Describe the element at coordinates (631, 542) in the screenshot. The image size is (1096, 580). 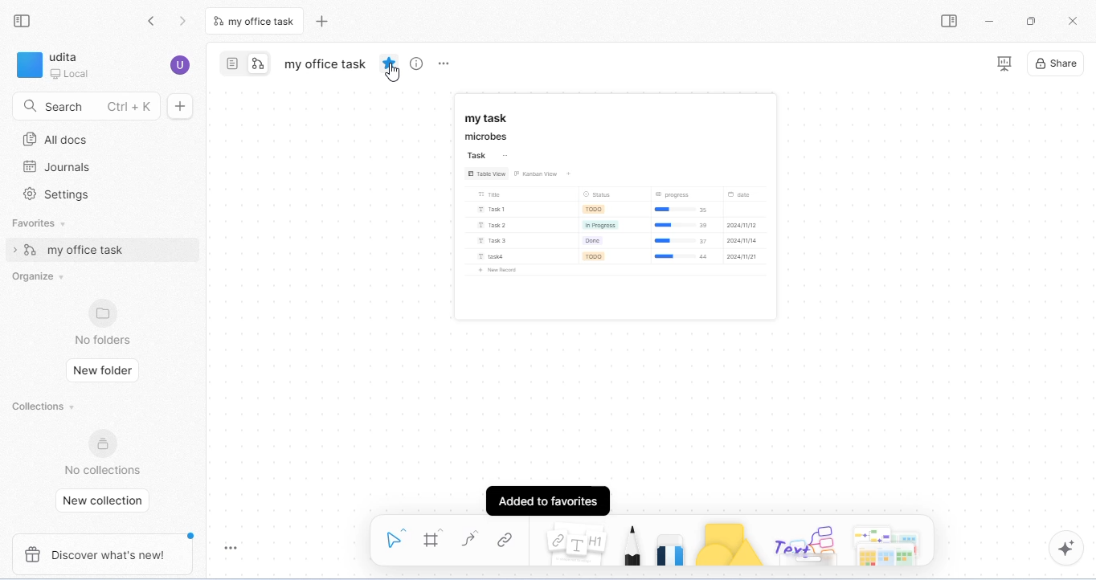
I see `pencil` at that location.